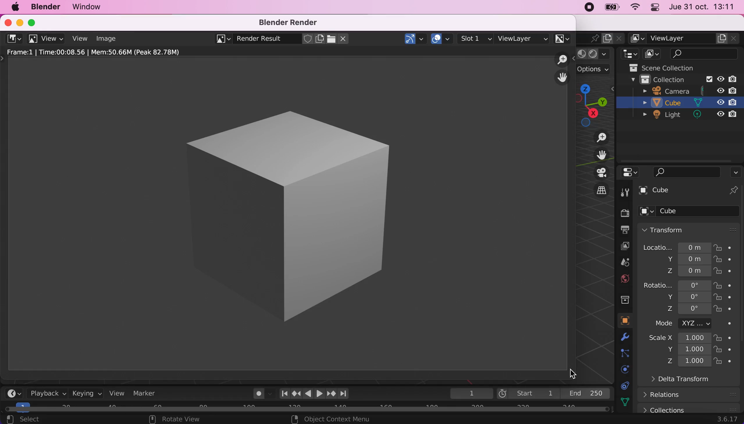  What do you see at coordinates (676, 381) in the screenshot?
I see `delta transform` at bounding box center [676, 381].